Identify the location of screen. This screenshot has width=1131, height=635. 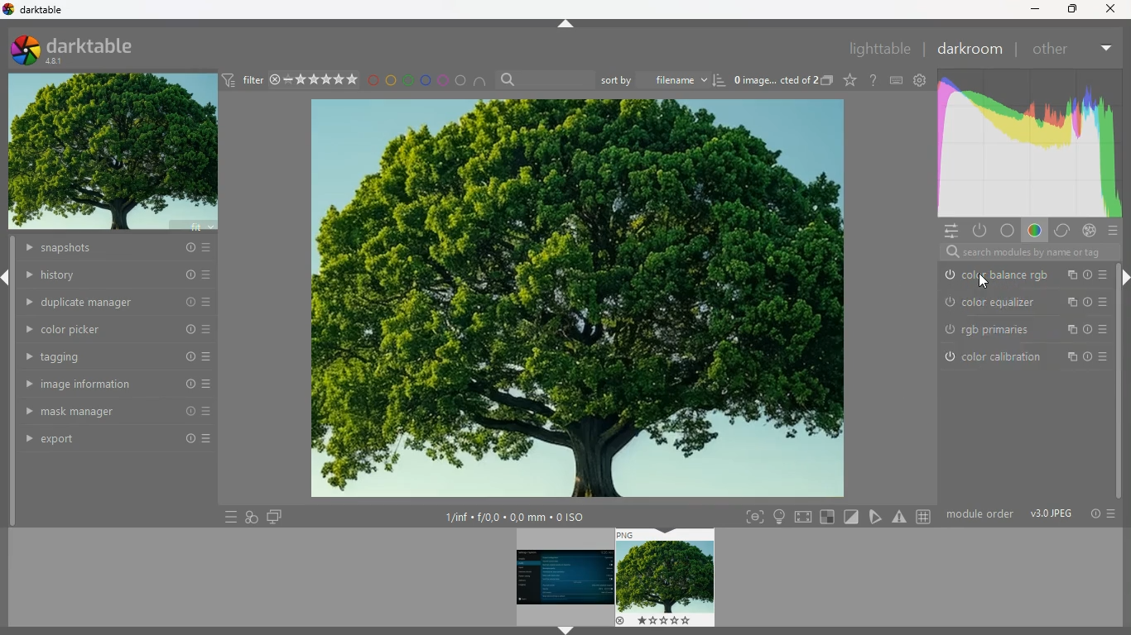
(805, 516).